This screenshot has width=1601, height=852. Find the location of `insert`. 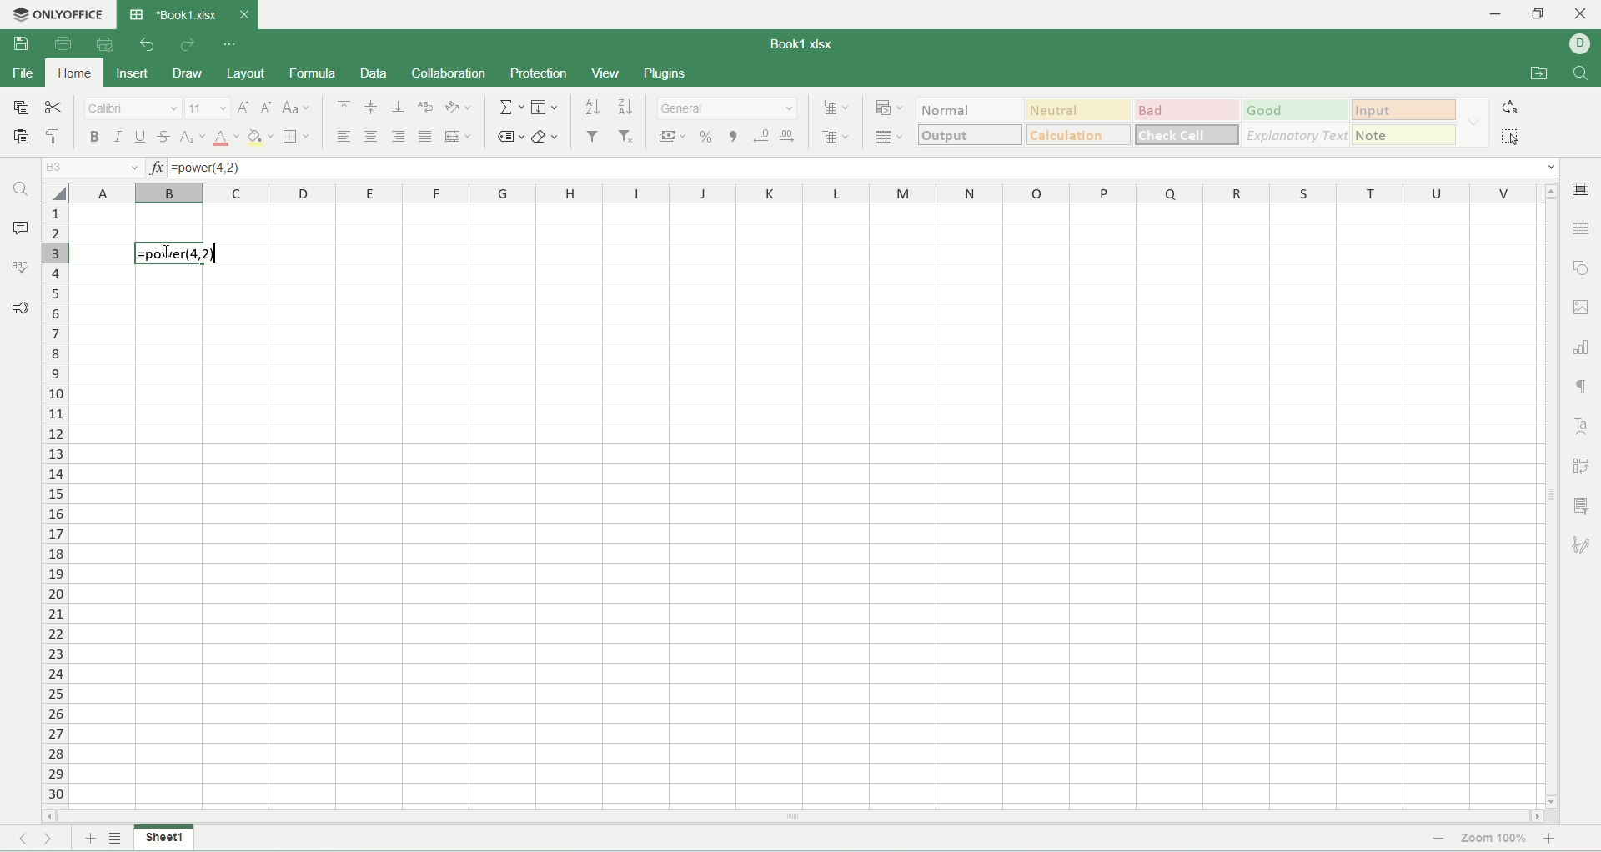

insert is located at coordinates (133, 75).